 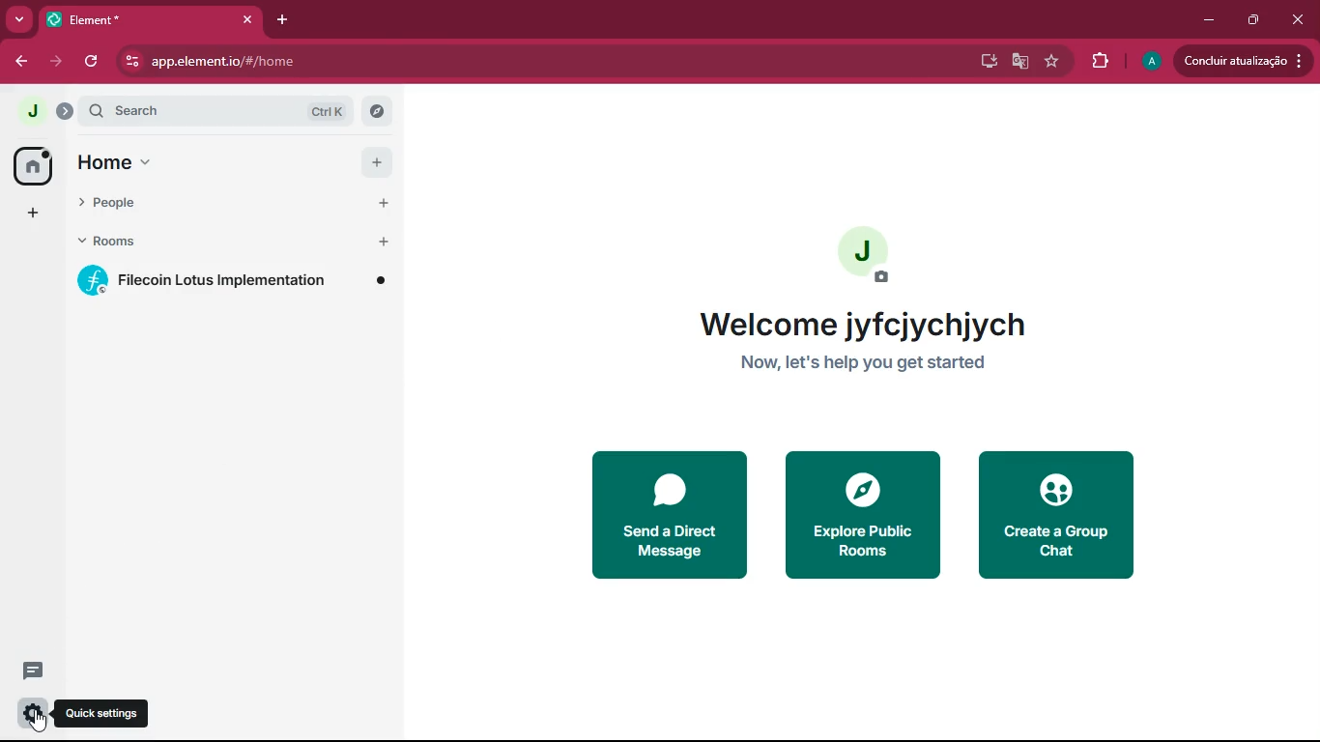 I want to click on url, so click(x=341, y=62).